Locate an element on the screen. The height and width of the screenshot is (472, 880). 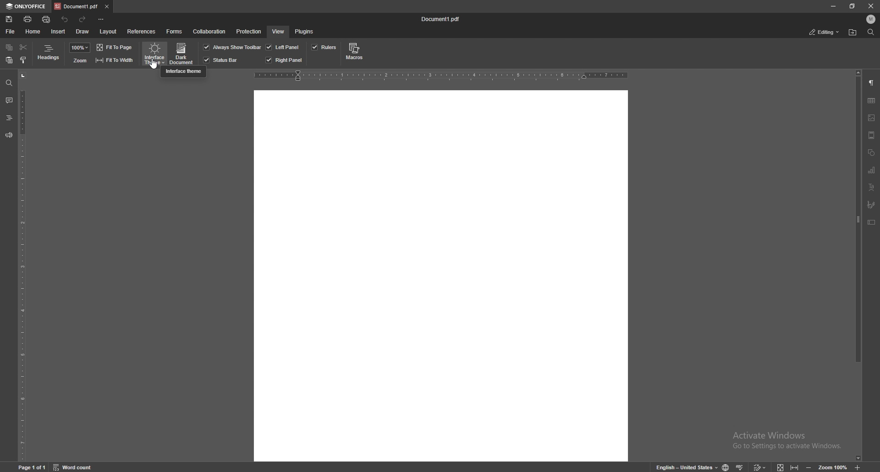
undo is located at coordinates (65, 19).